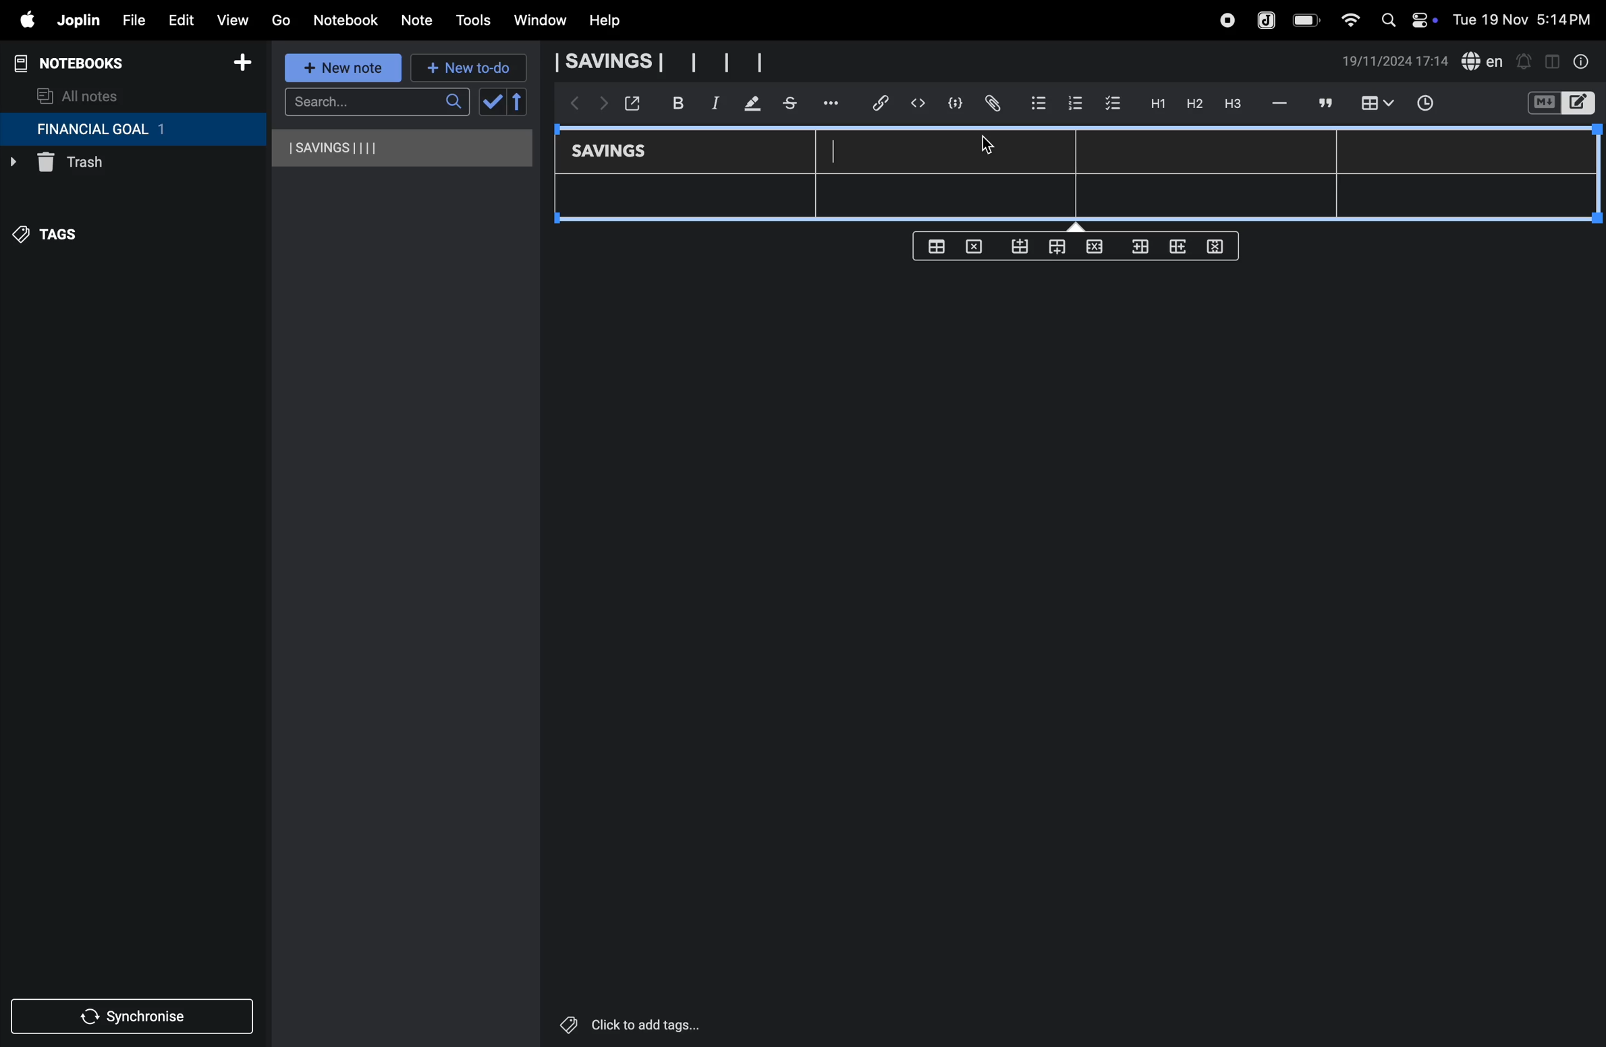  Describe the element at coordinates (1233, 104) in the screenshot. I see `heading 3` at that location.